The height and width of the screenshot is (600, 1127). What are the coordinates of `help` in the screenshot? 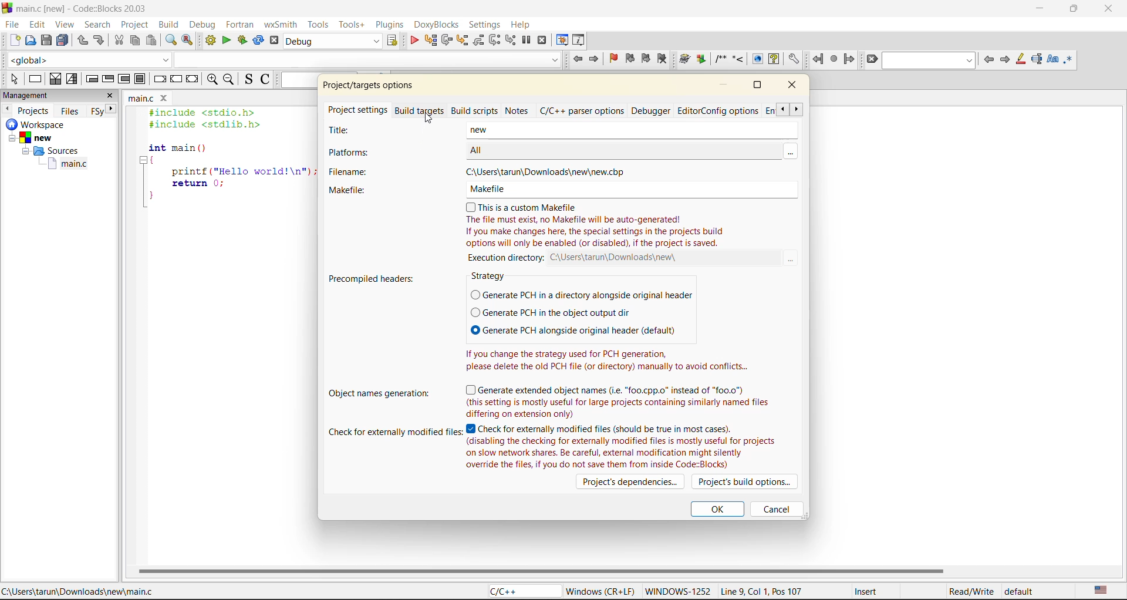 It's located at (524, 23).